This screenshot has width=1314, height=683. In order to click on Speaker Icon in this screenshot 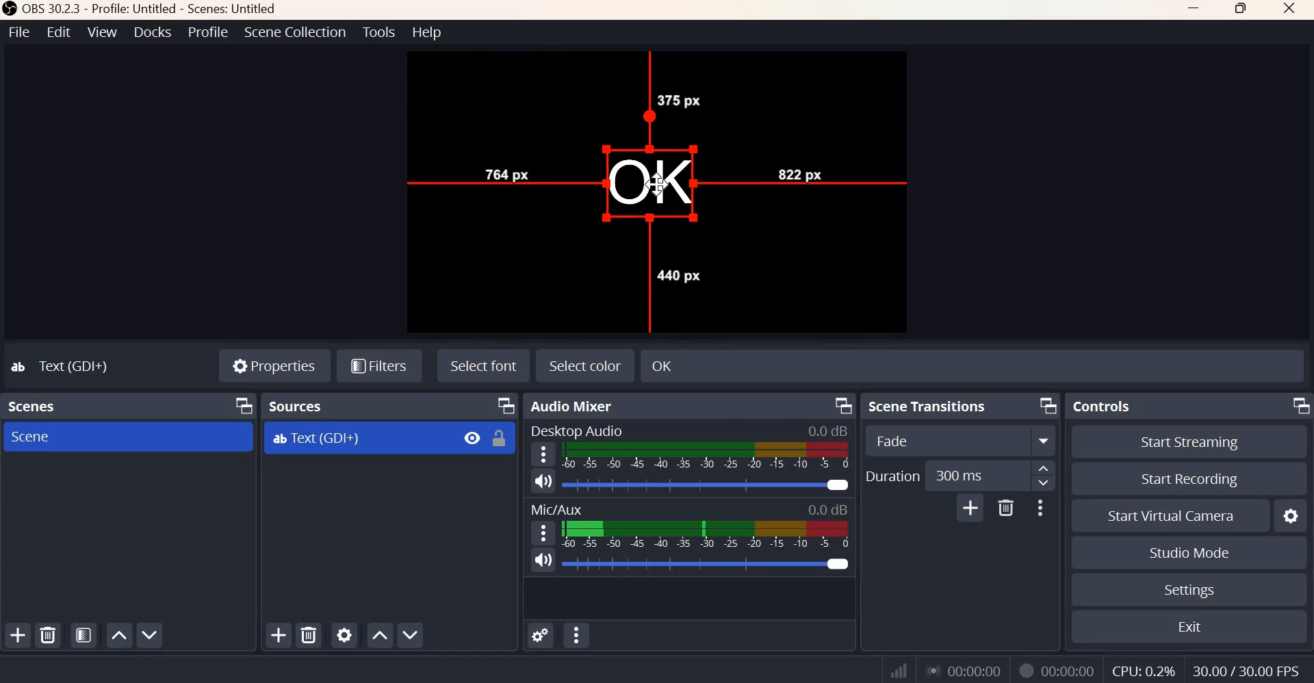, I will do `click(543, 480)`.